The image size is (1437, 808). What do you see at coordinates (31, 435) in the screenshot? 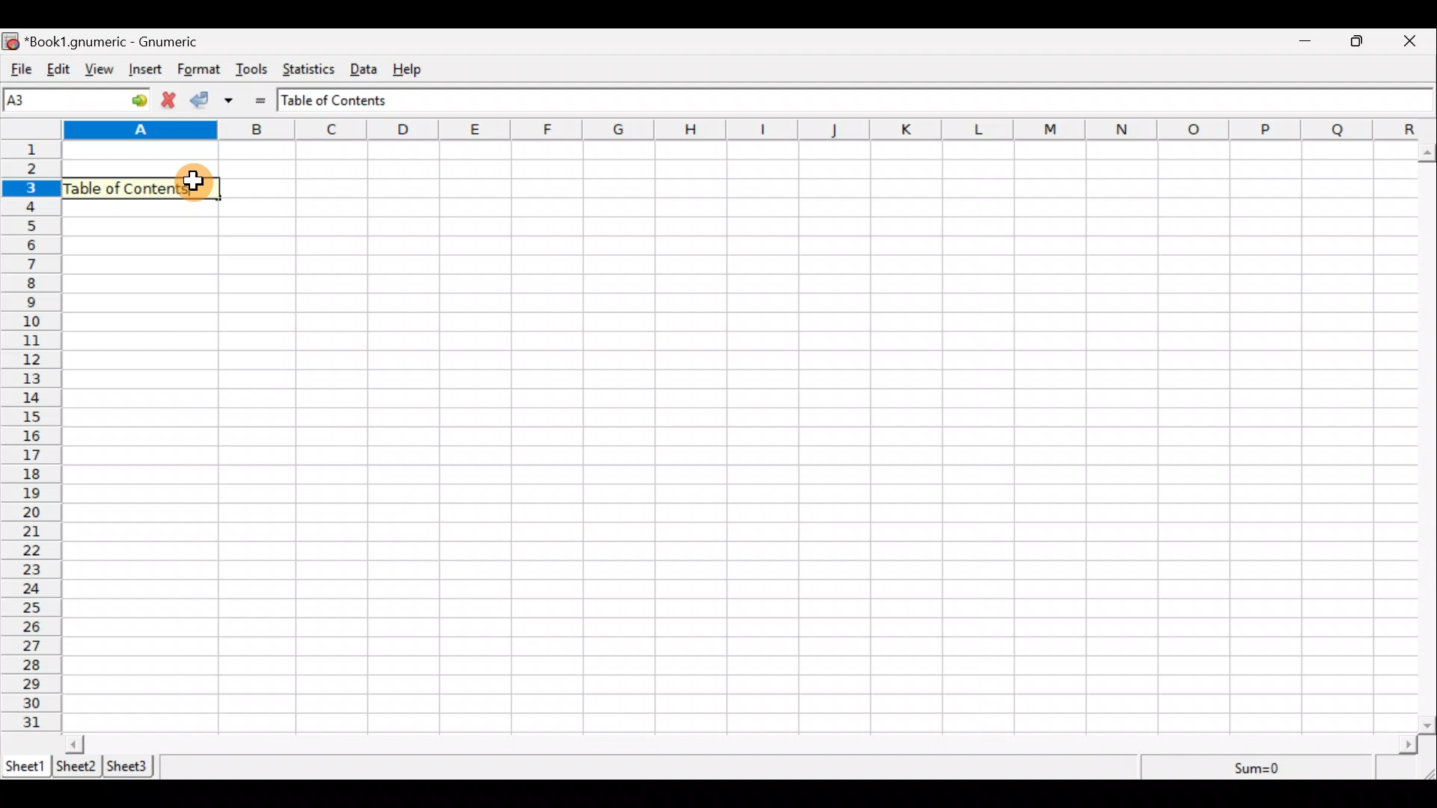
I see `numbering column` at bounding box center [31, 435].